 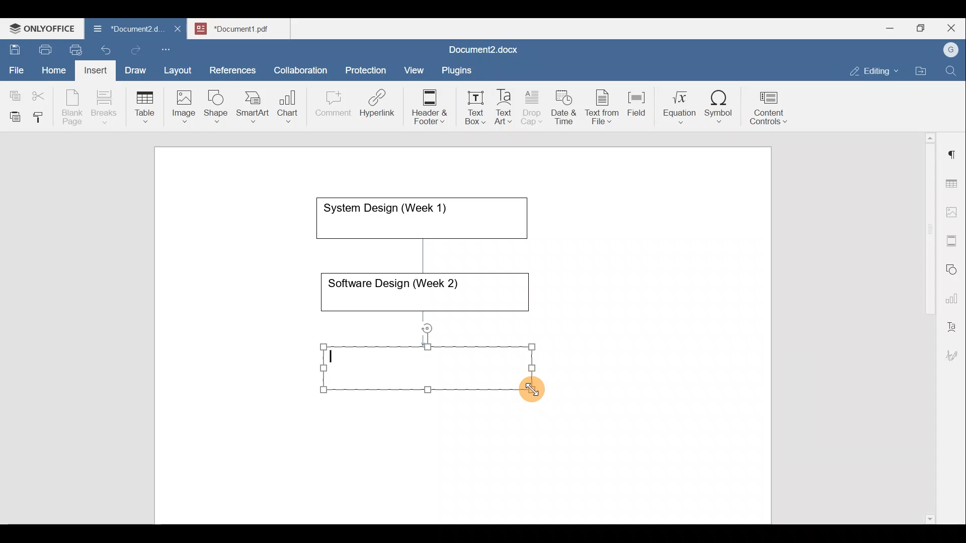 I want to click on Hyperlink, so click(x=380, y=106).